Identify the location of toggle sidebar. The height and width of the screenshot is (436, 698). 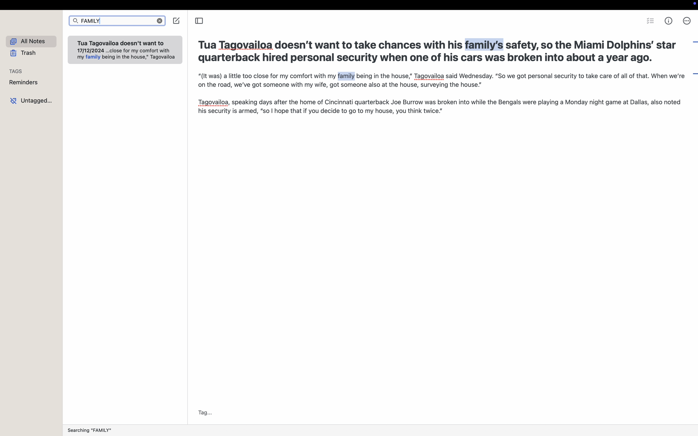
(200, 21).